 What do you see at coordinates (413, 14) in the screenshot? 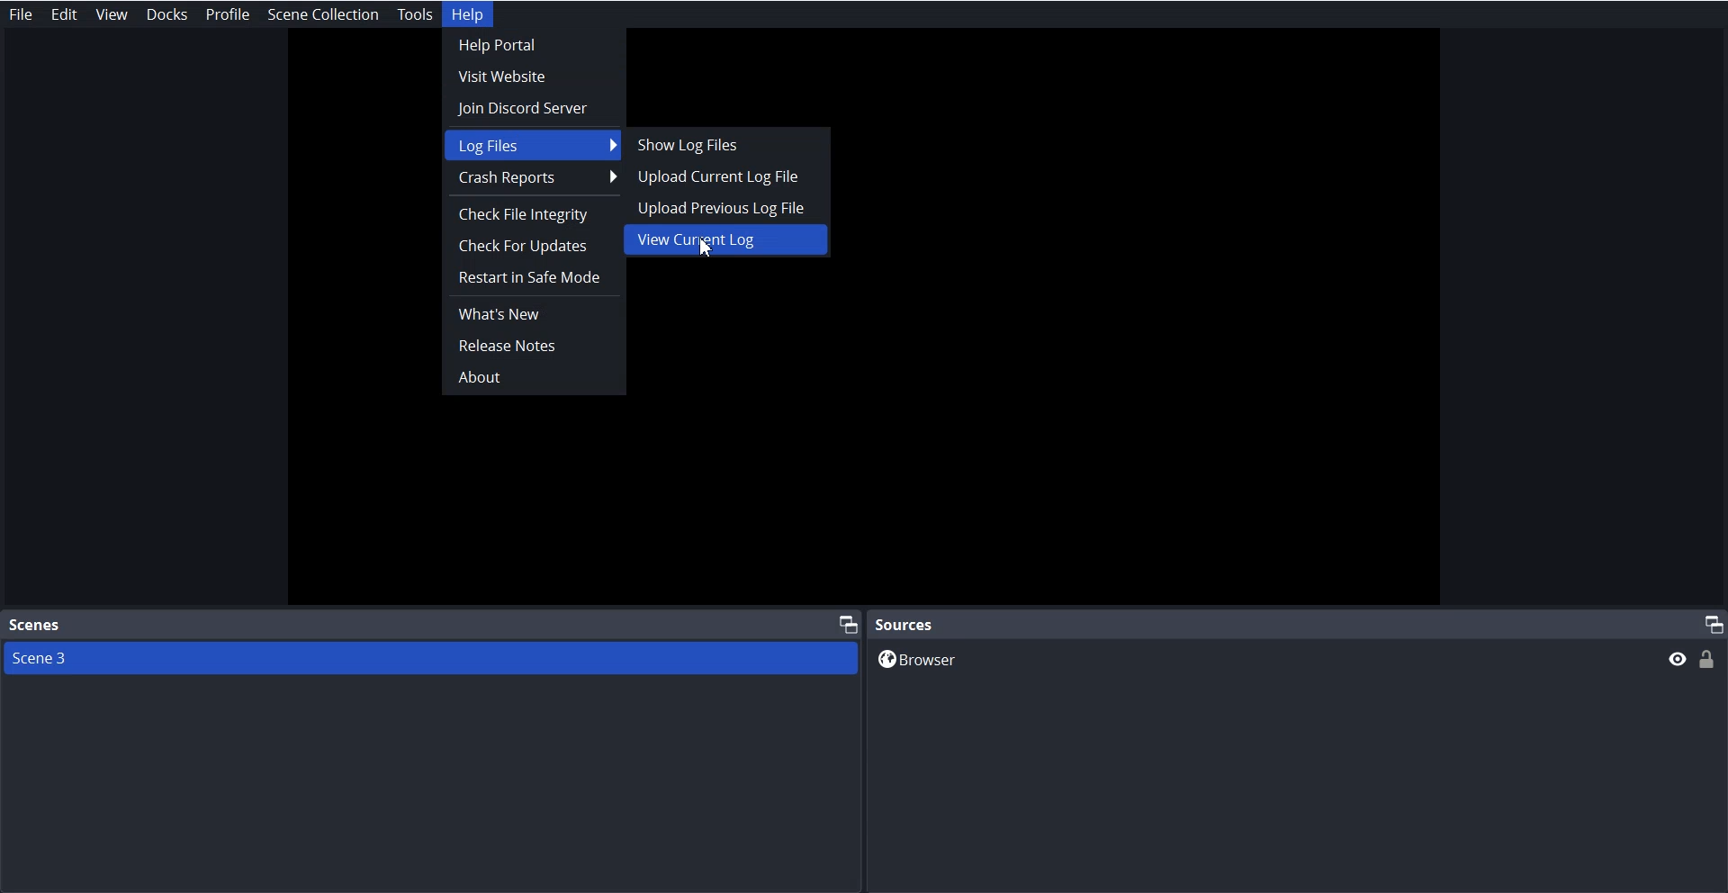
I see `Tools ` at bounding box center [413, 14].